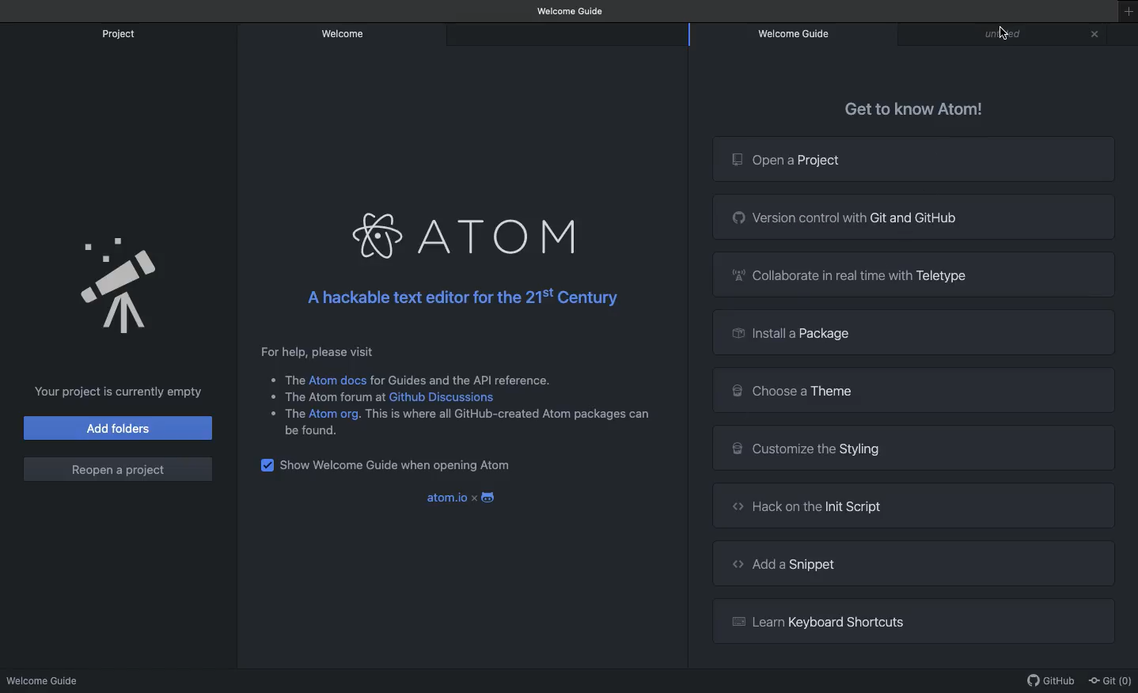  What do you see at coordinates (934, 160) in the screenshot?
I see `Open a project` at bounding box center [934, 160].